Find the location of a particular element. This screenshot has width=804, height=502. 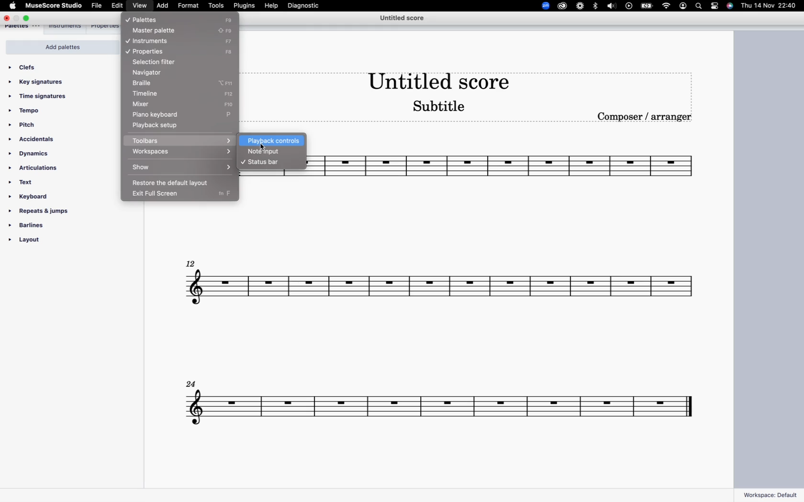

status bar is located at coordinates (271, 164).